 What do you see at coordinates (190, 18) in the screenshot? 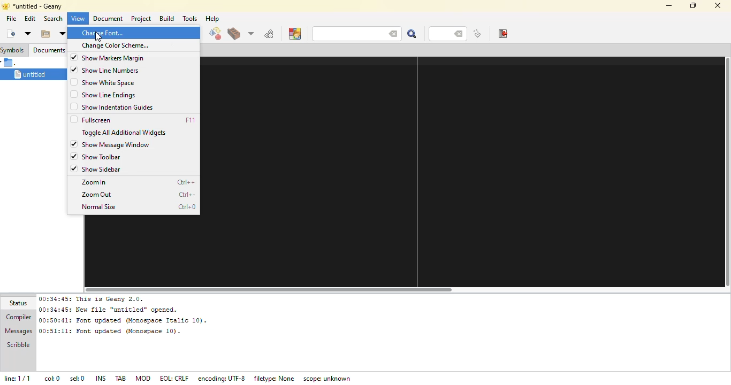
I see `tools` at bounding box center [190, 18].